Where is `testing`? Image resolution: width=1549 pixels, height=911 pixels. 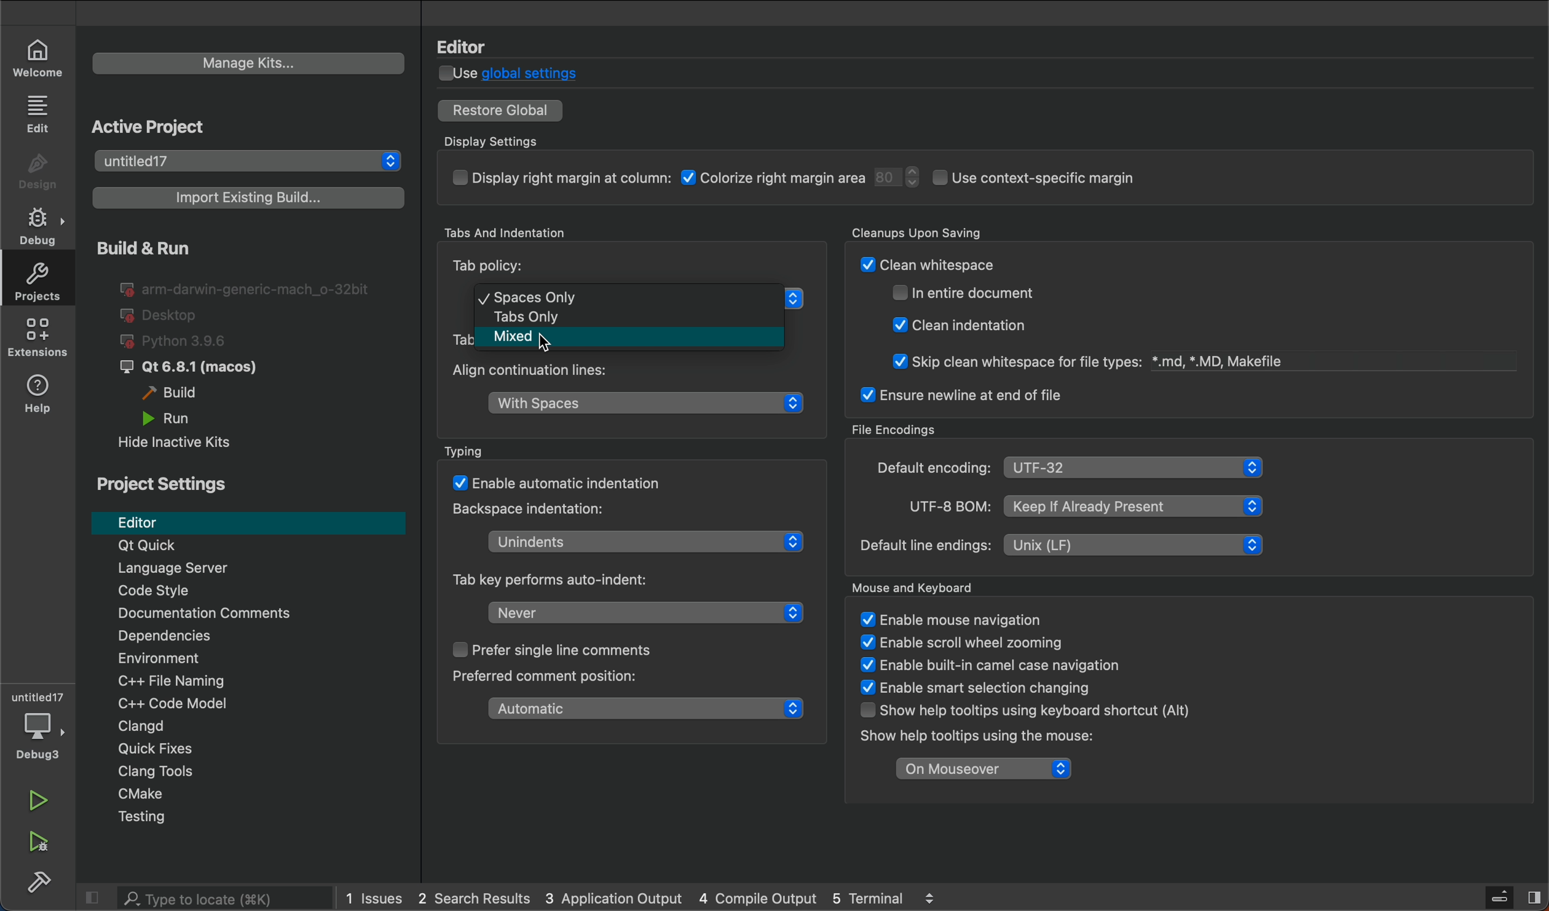 testing is located at coordinates (251, 821).